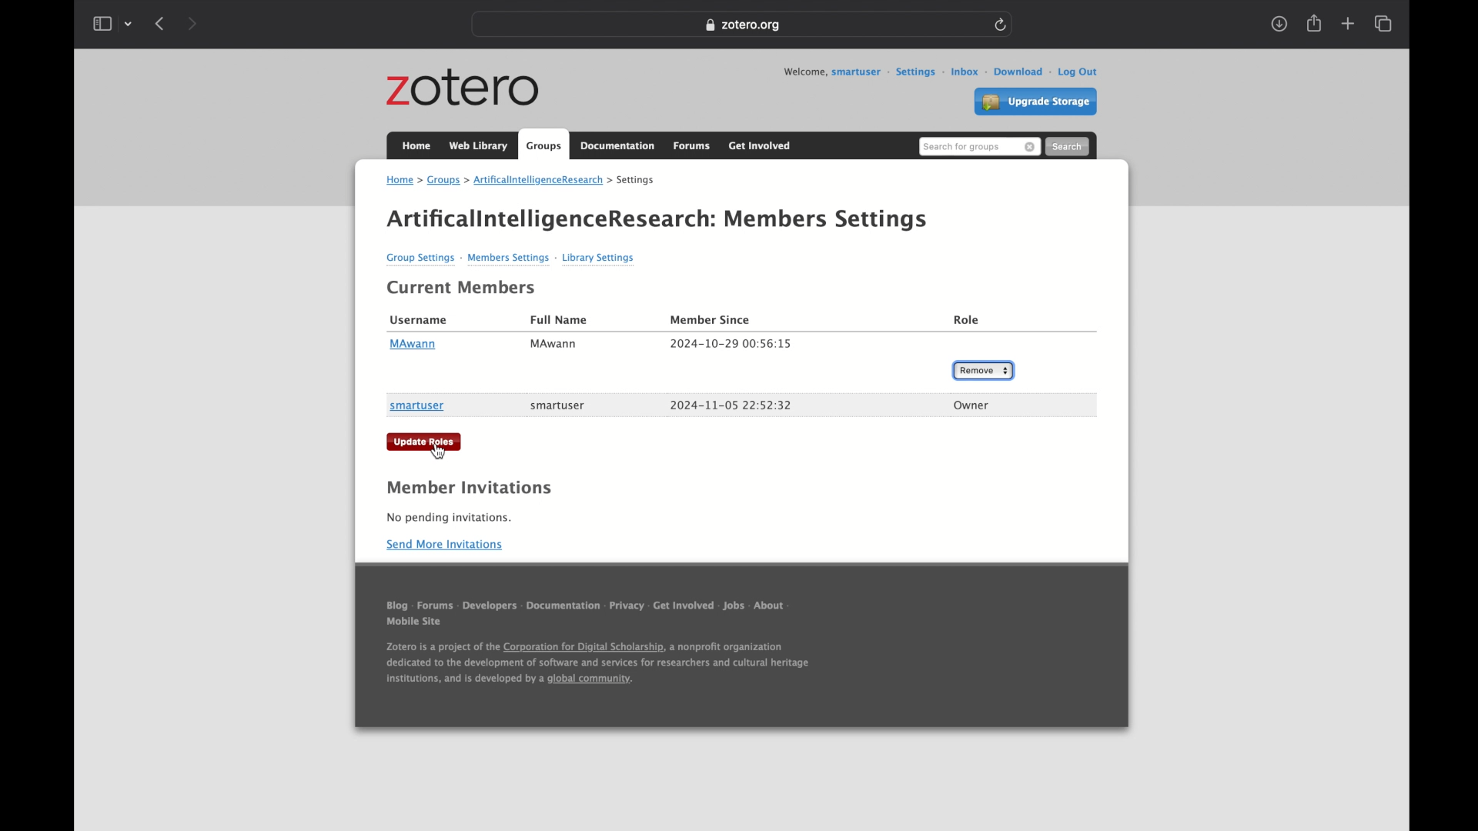 Image resolution: width=1478 pixels, height=831 pixels. Describe the element at coordinates (711, 320) in the screenshot. I see `member since` at that location.